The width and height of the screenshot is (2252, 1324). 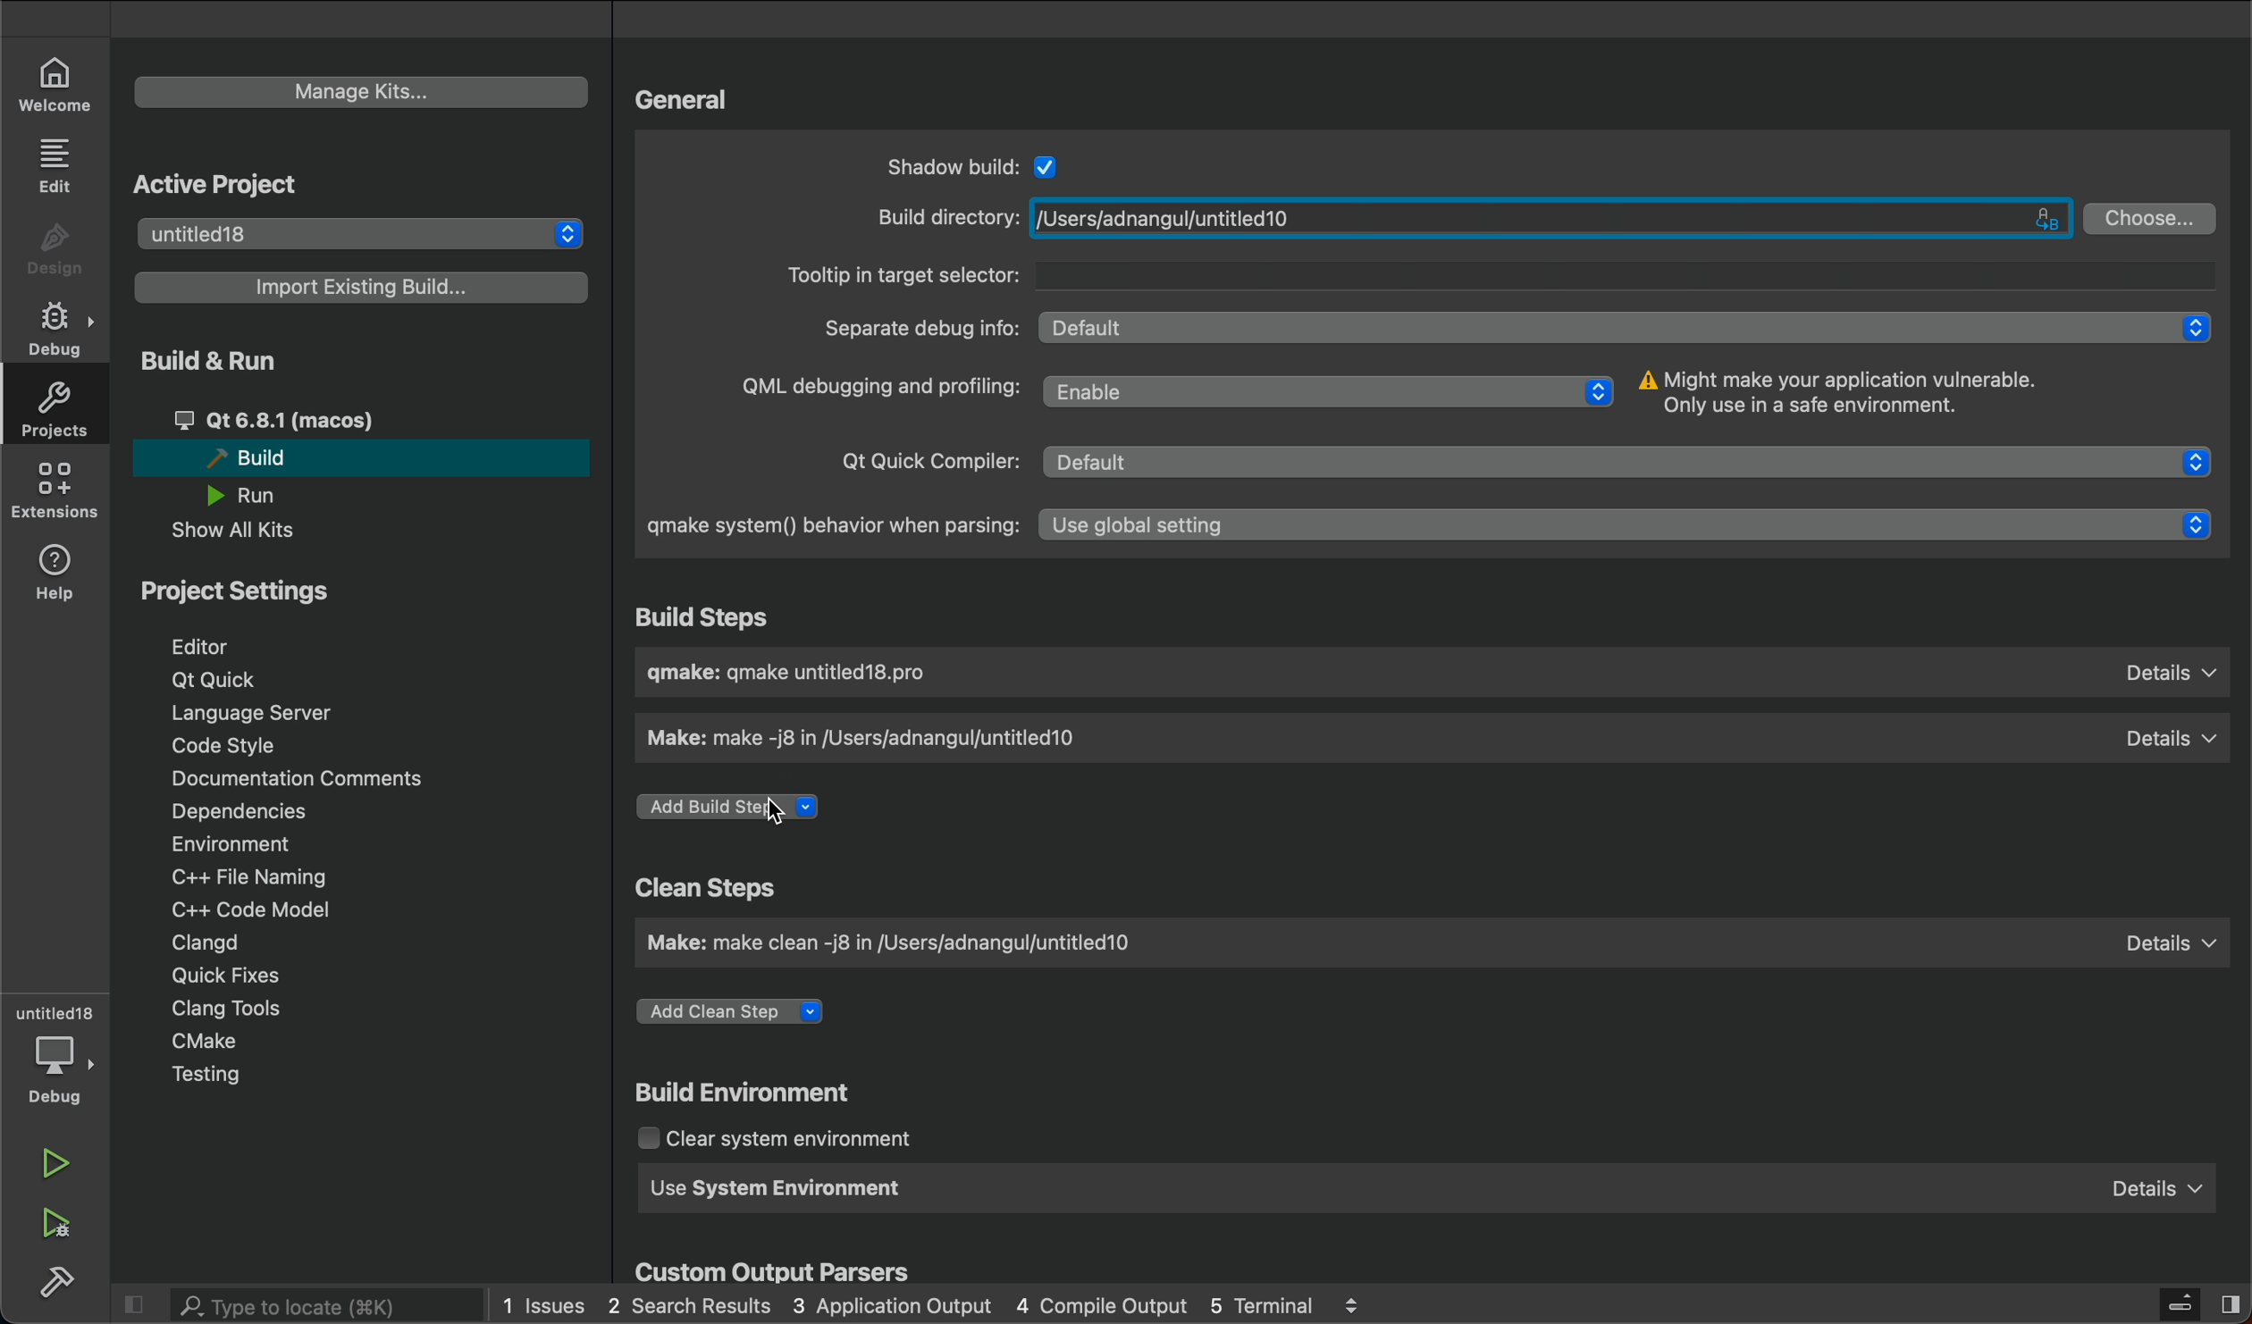 I want to click on General, so click(x=683, y=102).